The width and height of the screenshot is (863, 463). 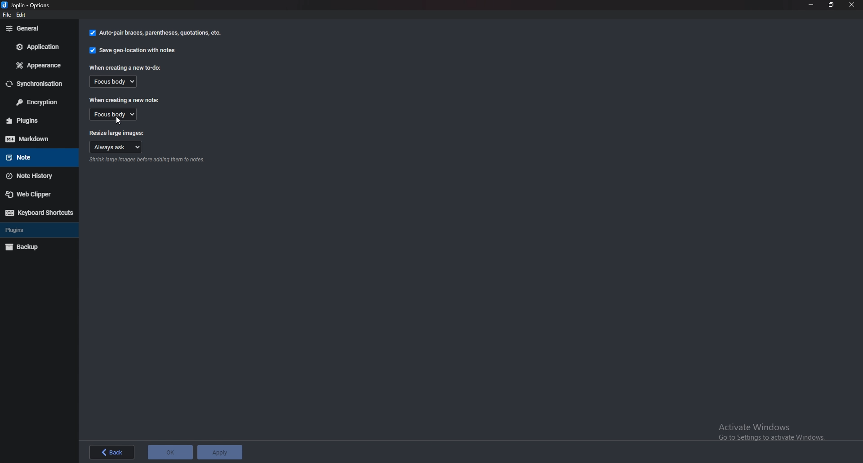 I want to click on Resize large images, so click(x=116, y=131).